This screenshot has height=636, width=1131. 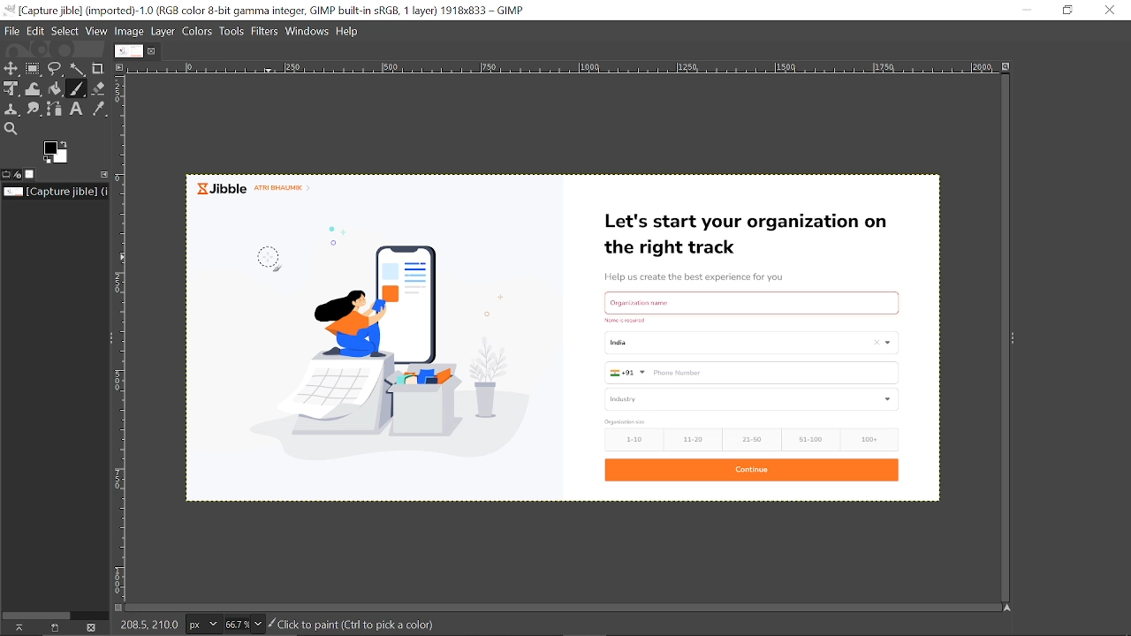 What do you see at coordinates (33, 174) in the screenshot?
I see `Images` at bounding box center [33, 174].